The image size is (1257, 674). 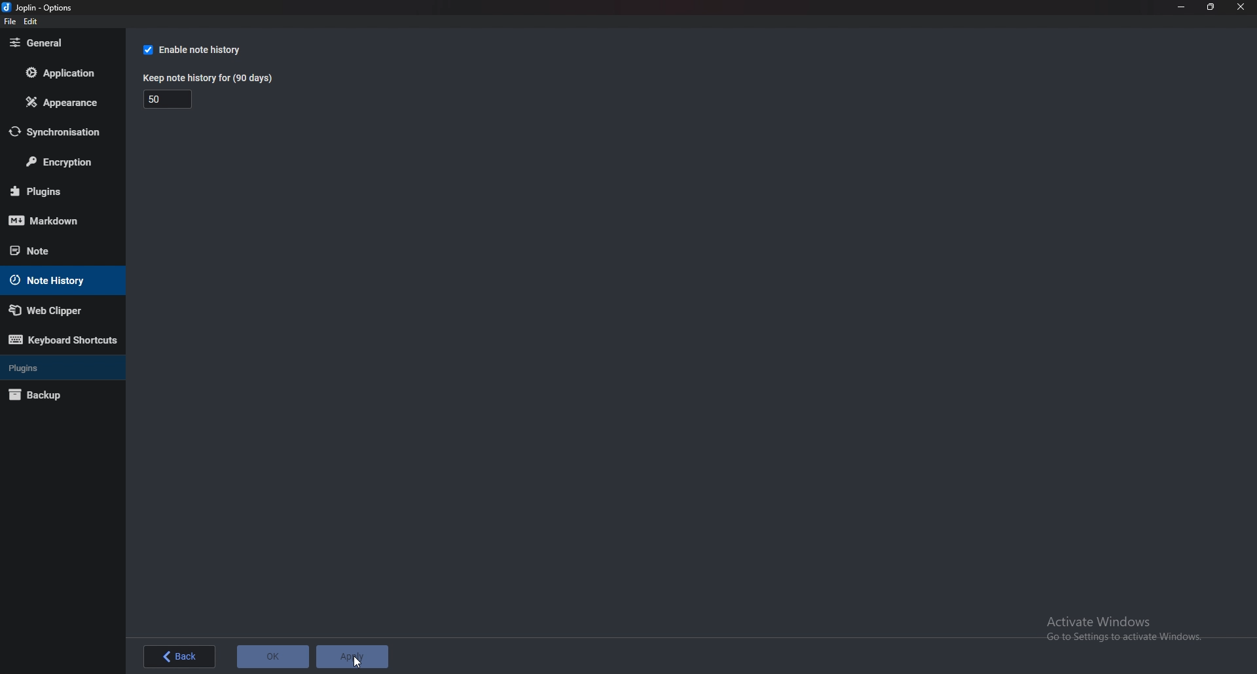 What do you see at coordinates (10, 22) in the screenshot?
I see `file` at bounding box center [10, 22].